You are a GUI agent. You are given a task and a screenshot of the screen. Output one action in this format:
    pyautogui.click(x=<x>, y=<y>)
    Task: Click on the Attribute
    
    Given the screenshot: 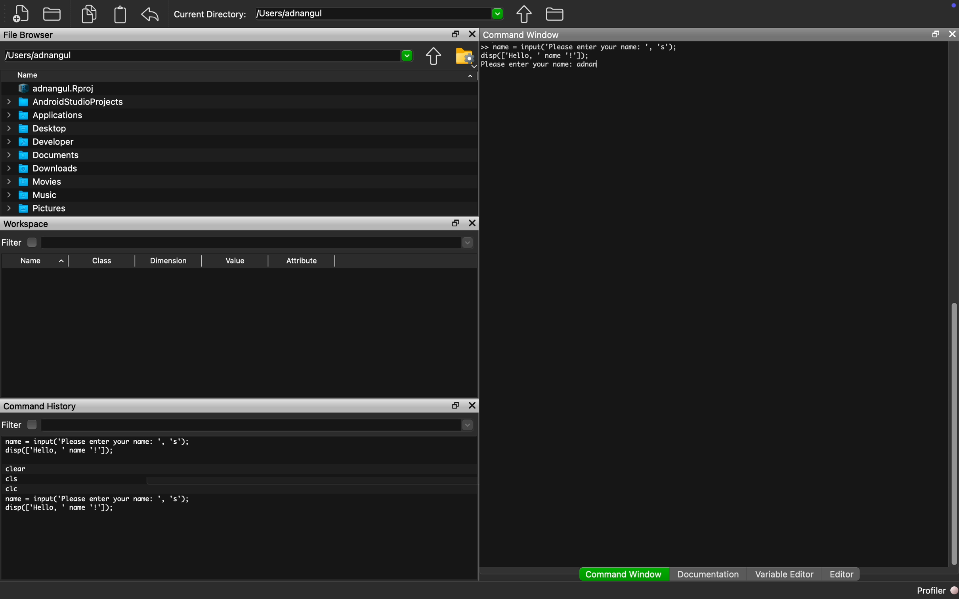 What is the action you would take?
    pyautogui.click(x=302, y=260)
    